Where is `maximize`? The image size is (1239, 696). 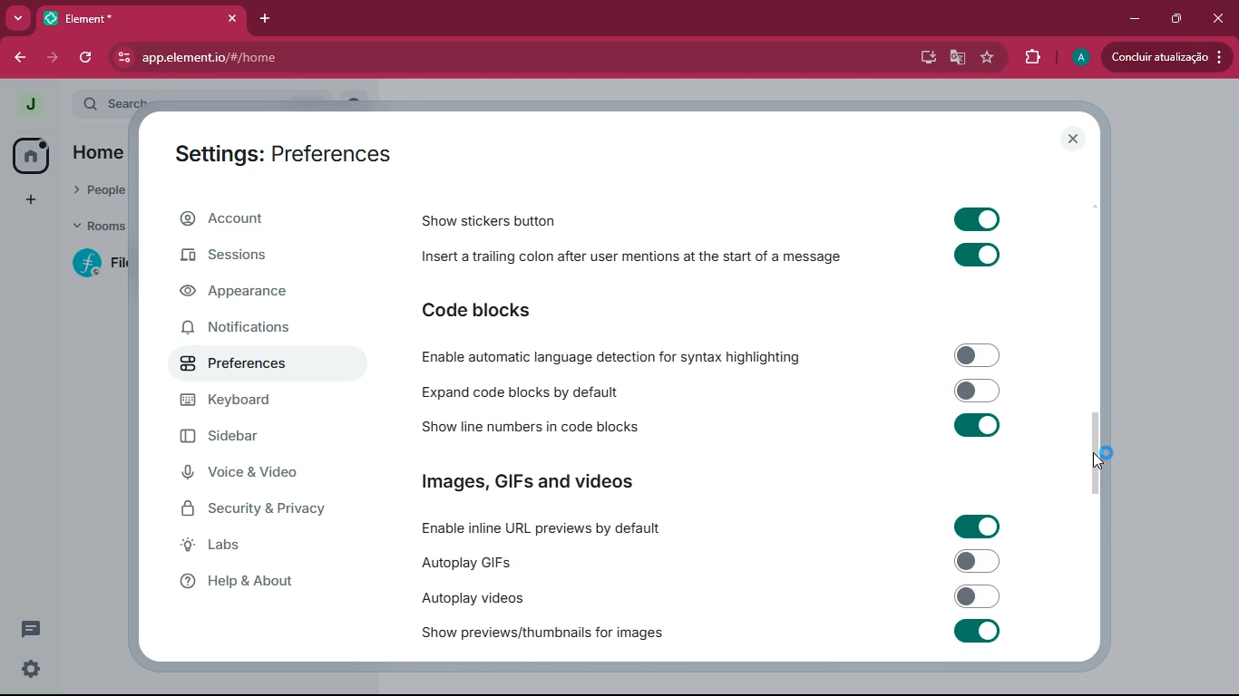 maximize is located at coordinates (1179, 20).